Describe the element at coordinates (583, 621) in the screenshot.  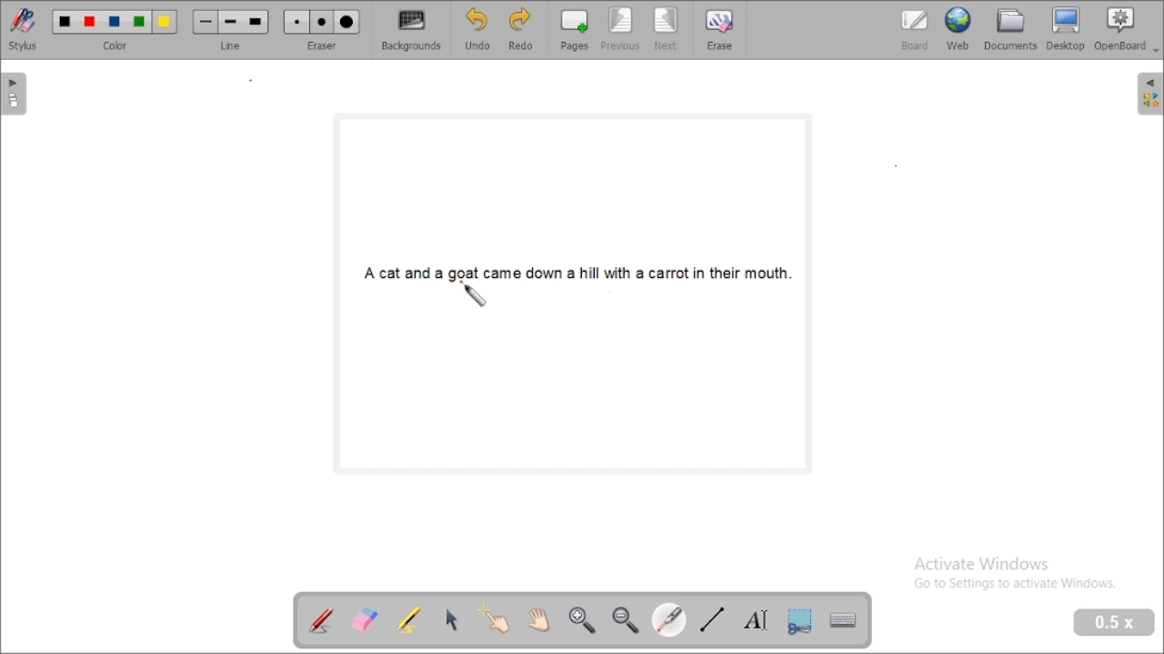
I see `zoom in` at that location.